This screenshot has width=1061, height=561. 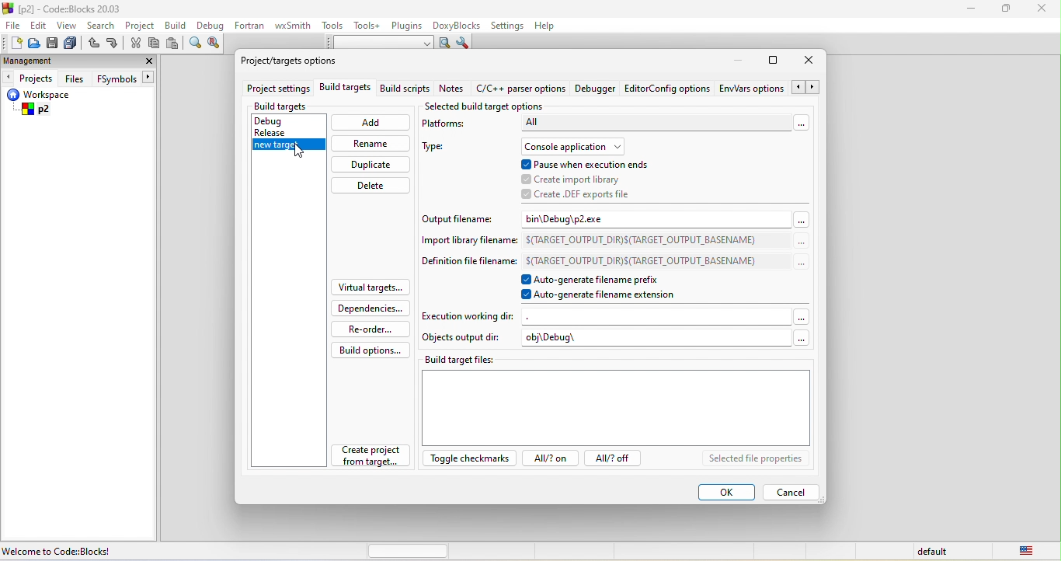 What do you see at coordinates (67, 26) in the screenshot?
I see `view` at bounding box center [67, 26].